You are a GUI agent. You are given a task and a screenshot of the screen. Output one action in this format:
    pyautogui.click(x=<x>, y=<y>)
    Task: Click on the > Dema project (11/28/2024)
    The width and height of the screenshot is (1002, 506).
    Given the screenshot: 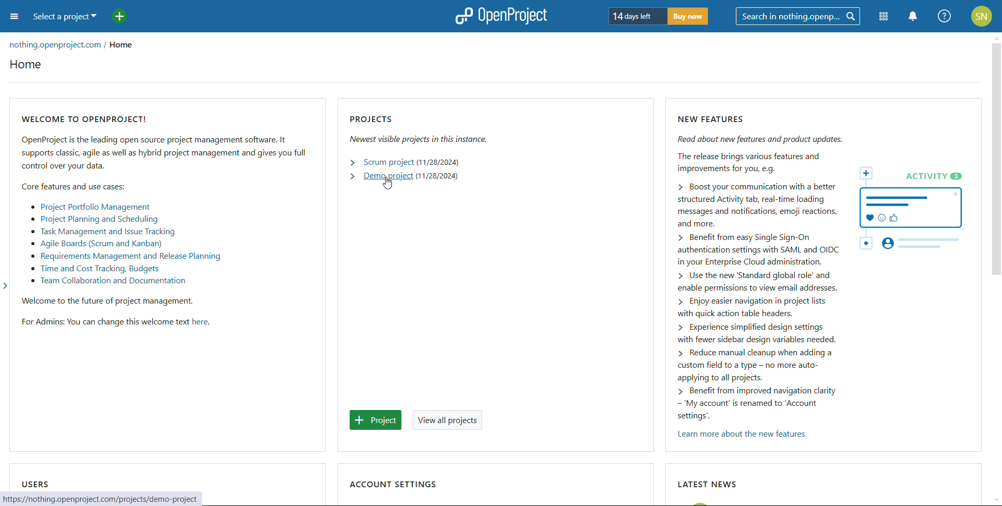 What is the action you would take?
    pyautogui.click(x=399, y=176)
    